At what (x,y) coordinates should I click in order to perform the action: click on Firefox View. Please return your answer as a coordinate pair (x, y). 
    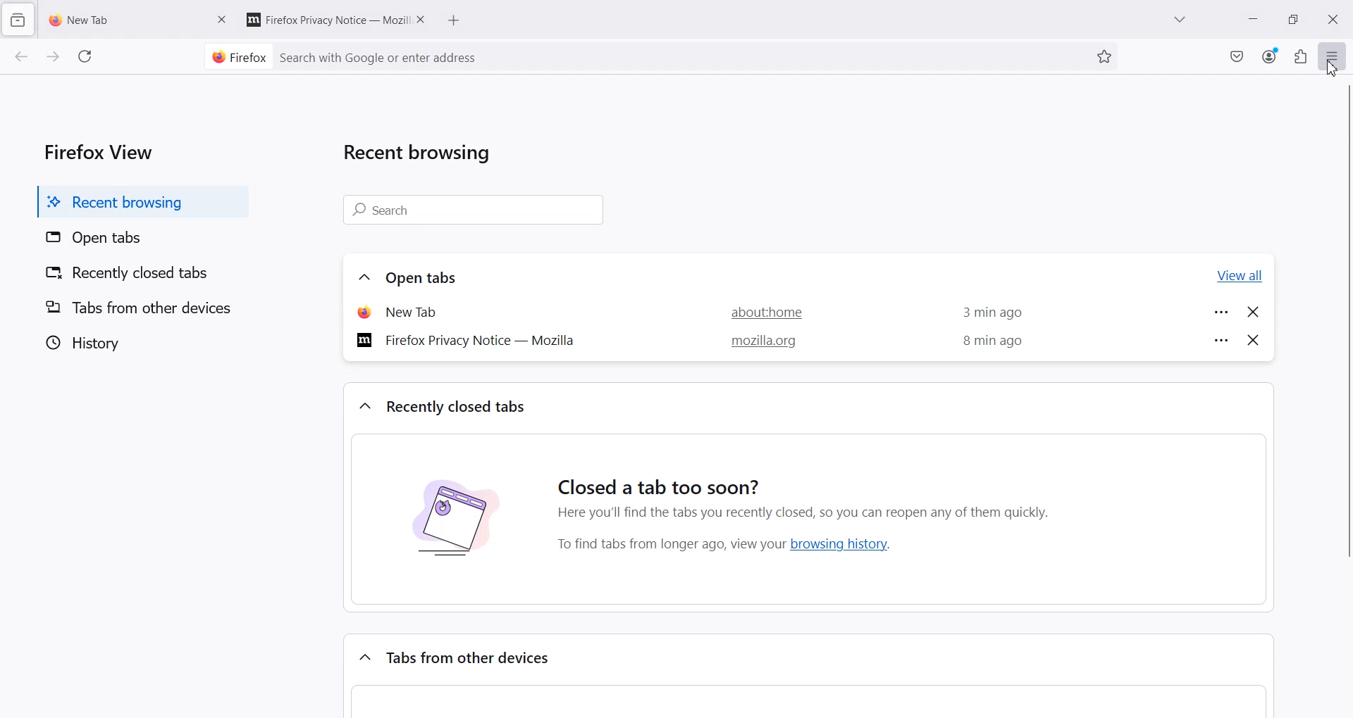
    Looking at the image, I should click on (95, 150).